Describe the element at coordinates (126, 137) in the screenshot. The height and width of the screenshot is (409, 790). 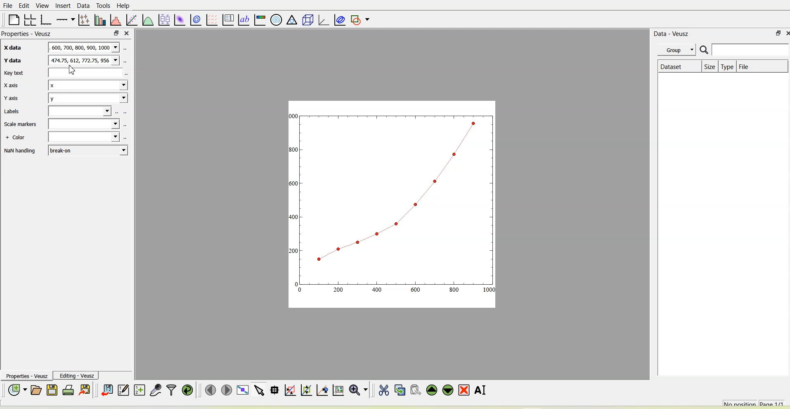
I see `select using dataset browser` at that location.